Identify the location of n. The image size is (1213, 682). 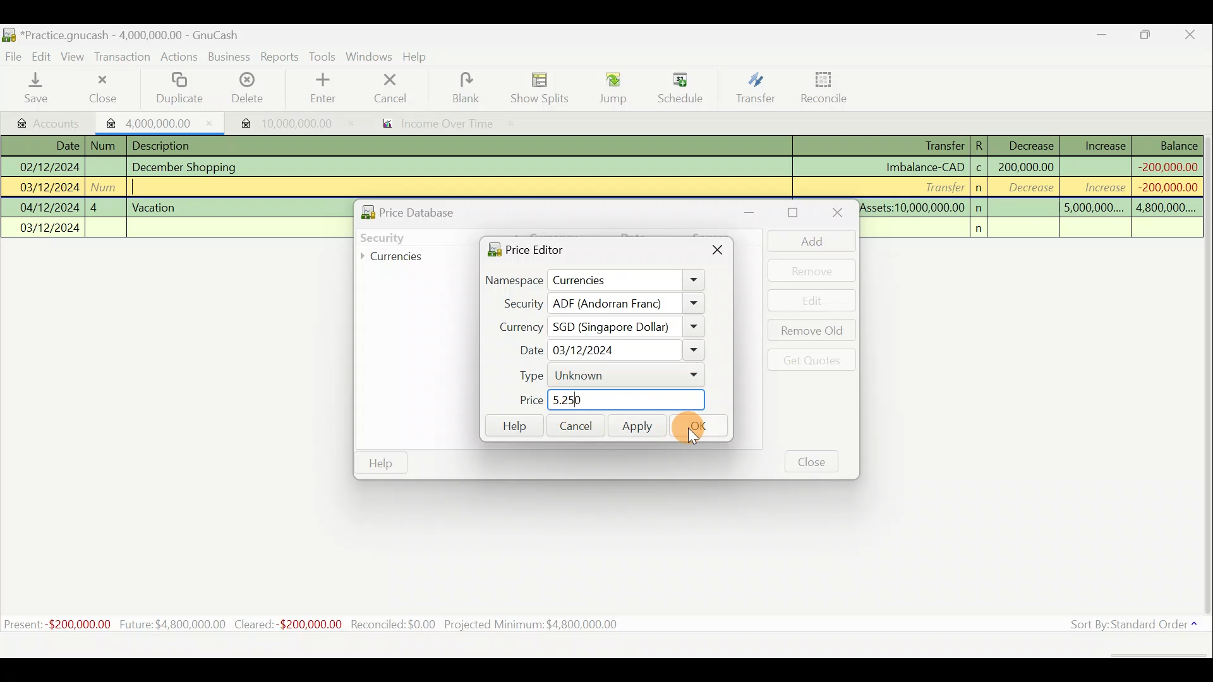
(981, 208).